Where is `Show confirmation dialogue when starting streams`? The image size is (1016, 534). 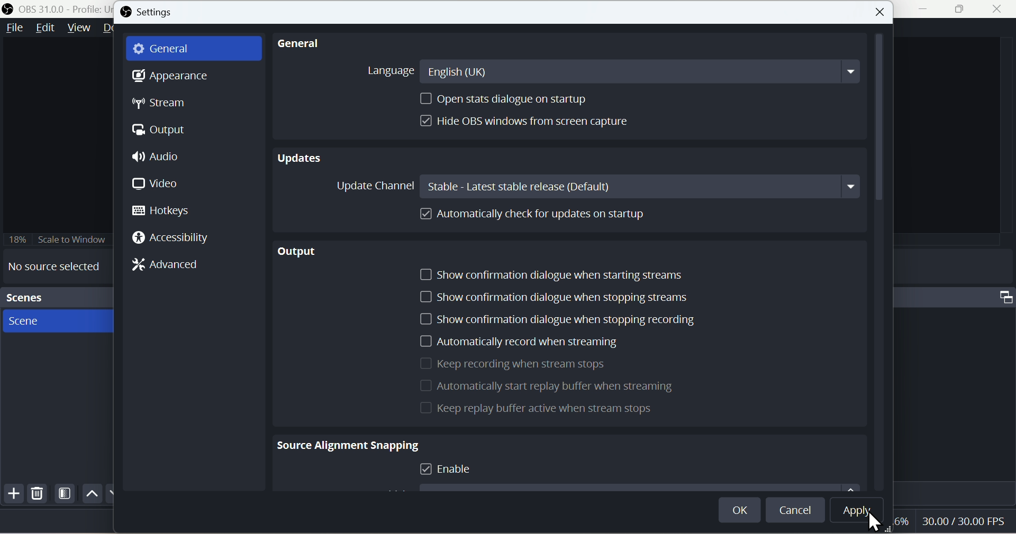
Show confirmation dialogue when starting streams is located at coordinates (558, 274).